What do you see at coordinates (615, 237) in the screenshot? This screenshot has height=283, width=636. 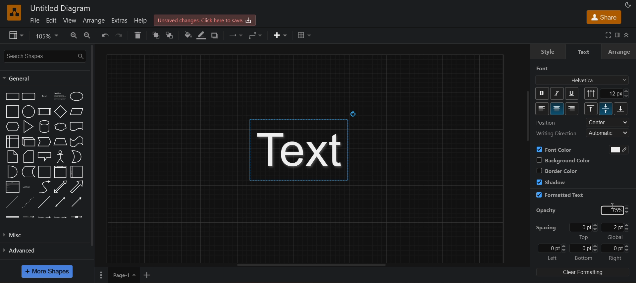 I see `global` at bounding box center [615, 237].